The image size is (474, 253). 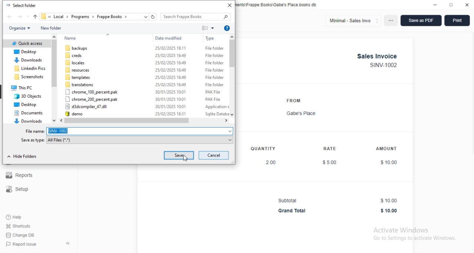 What do you see at coordinates (10, 17) in the screenshot?
I see `back` at bounding box center [10, 17].